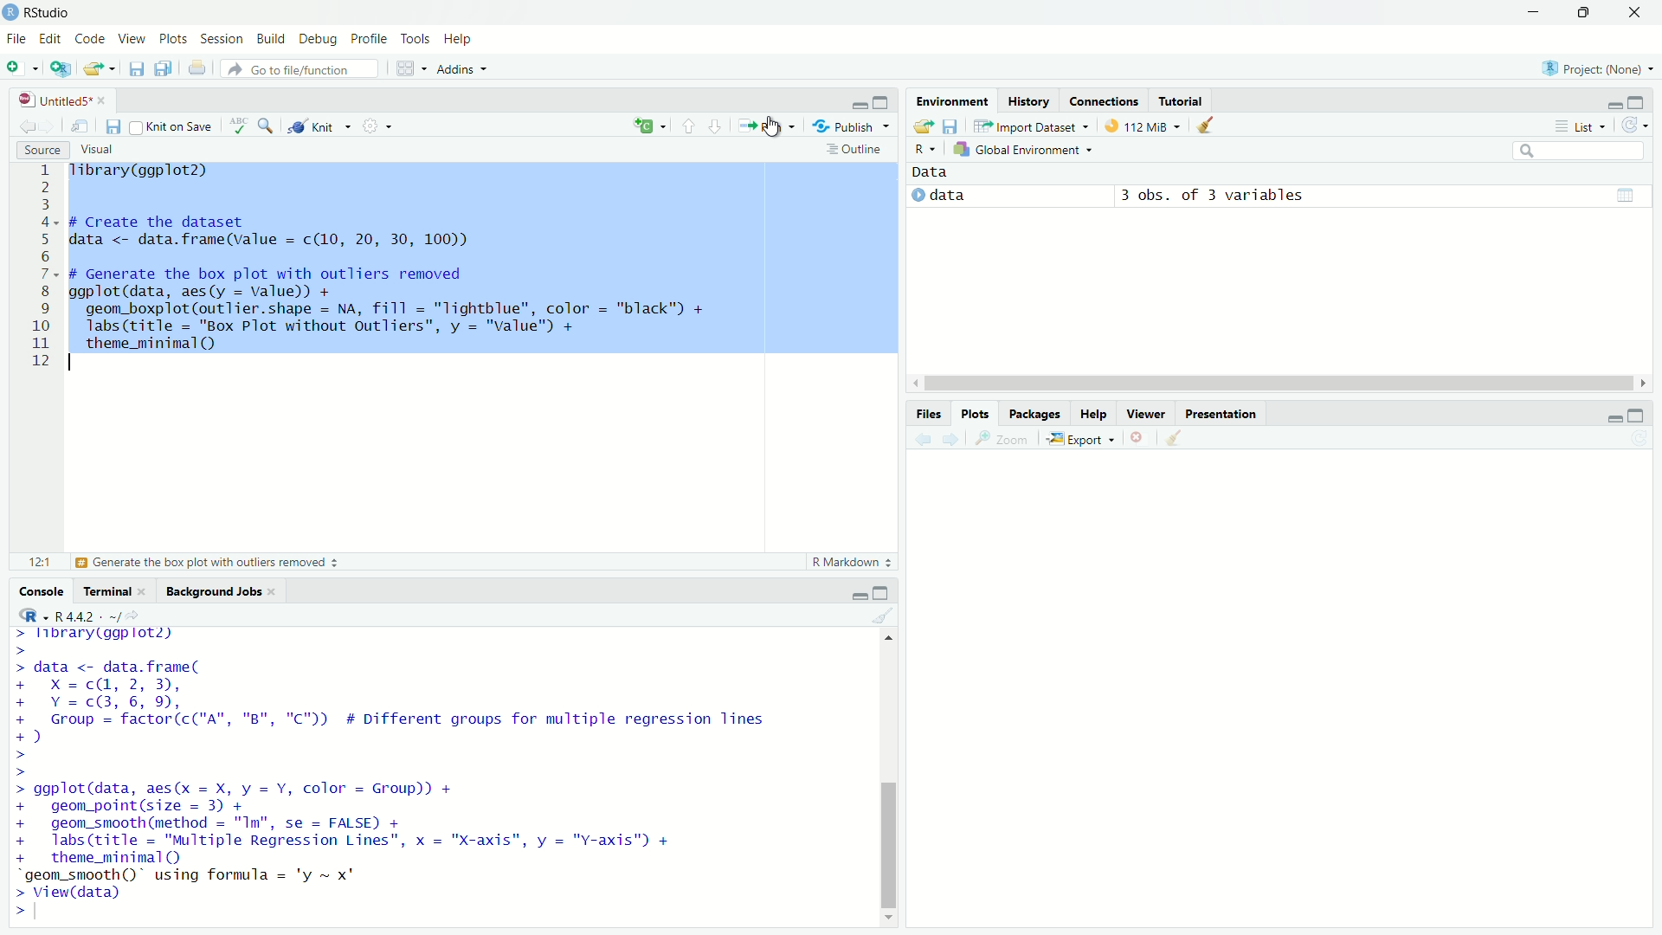 The width and height of the screenshot is (1662, 935). I want to click on zoom, so click(1006, 441).